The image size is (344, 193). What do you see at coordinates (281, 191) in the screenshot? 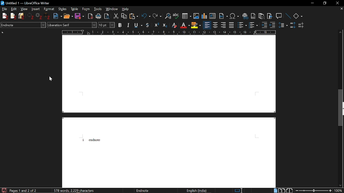
I see `Double page view` at bounding box center [281, 191].